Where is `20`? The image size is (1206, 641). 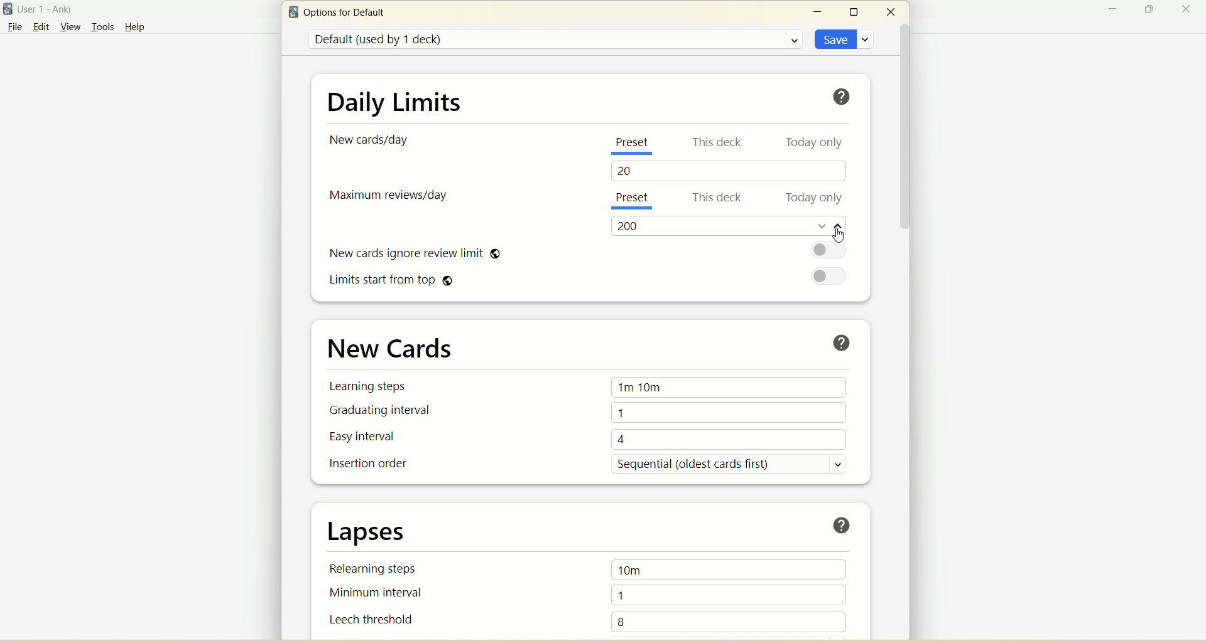 20 is located at coordinates (627, 173).